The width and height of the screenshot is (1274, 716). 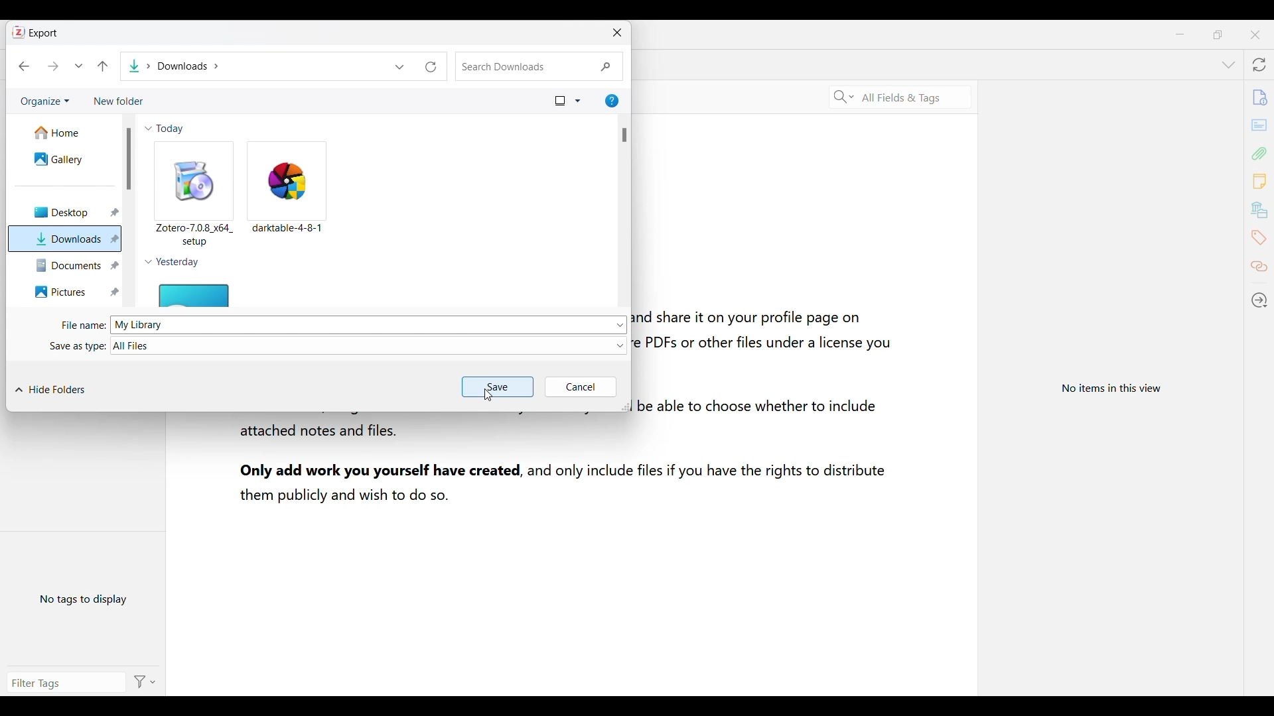 What do you see at coordinates (622, 213) in the screenshot?
I see `Scrollbar` at bounding box center [622, 213].